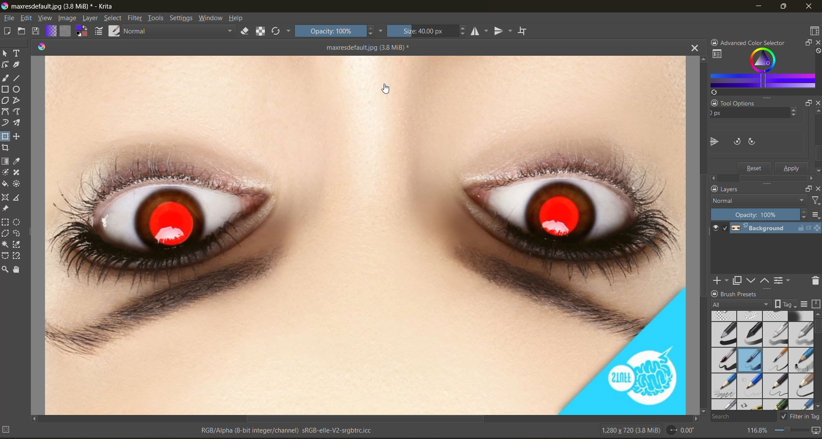  Describe the element at coordinates (758, 201) in the screenshot. I see `normal` at that location.